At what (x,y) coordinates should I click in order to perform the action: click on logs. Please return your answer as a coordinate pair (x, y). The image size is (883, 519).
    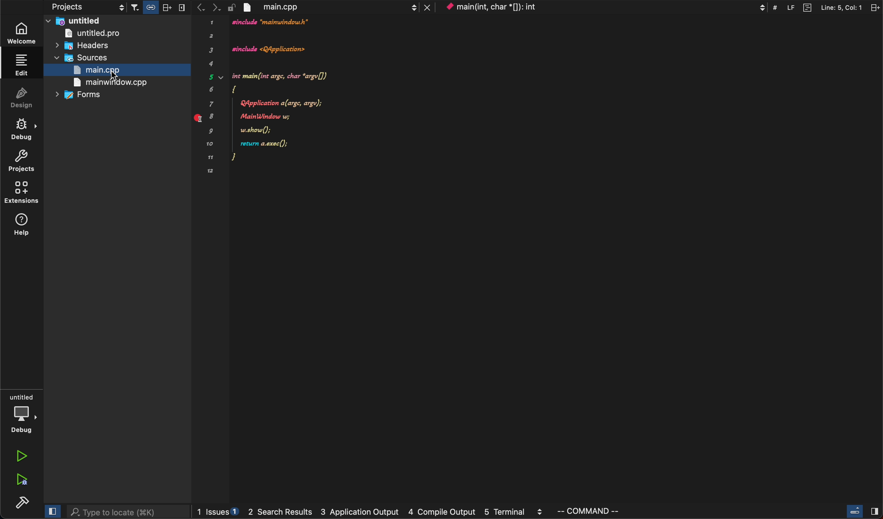
    Looking at the image, I should click on (372, 512).